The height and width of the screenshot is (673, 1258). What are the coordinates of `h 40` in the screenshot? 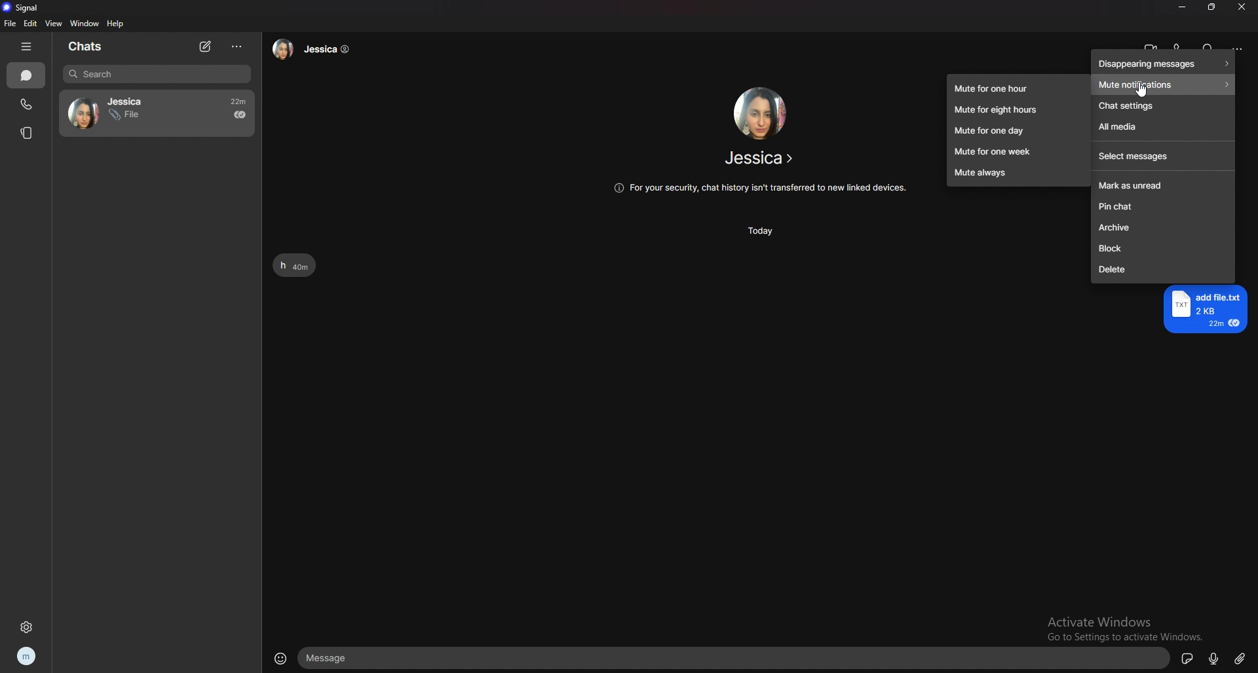 It's located at (299, 264).